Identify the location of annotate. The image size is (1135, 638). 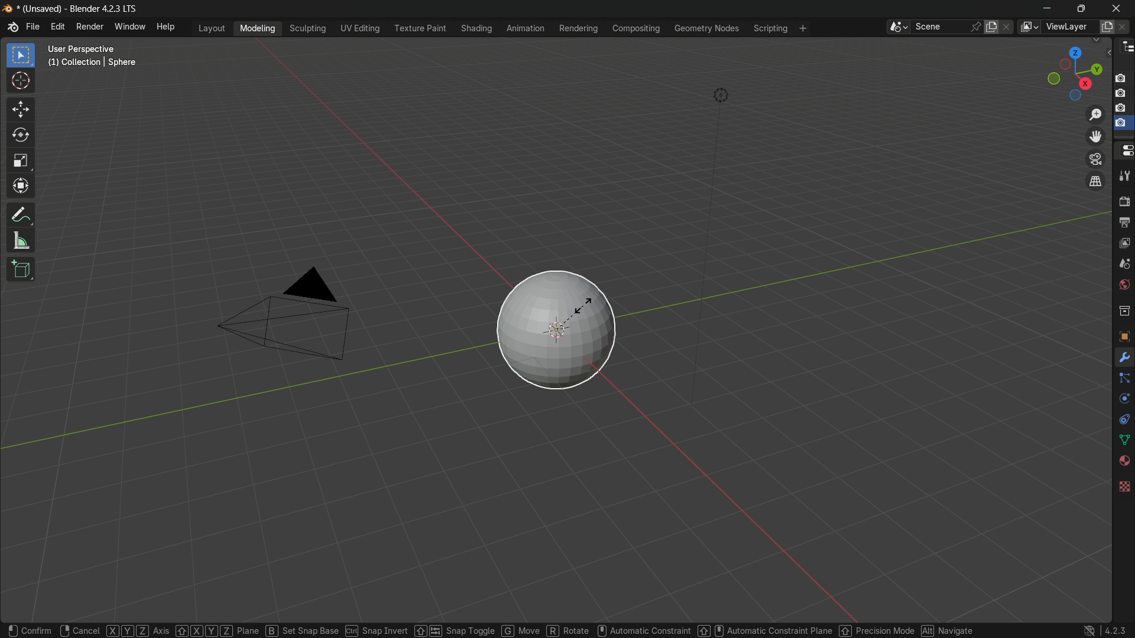
(21, 215).